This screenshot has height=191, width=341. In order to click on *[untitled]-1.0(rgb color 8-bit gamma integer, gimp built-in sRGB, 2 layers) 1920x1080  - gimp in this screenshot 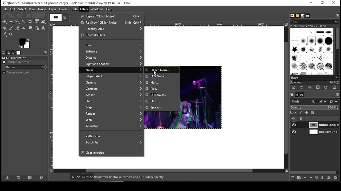, I will do `click(67, 3)`.